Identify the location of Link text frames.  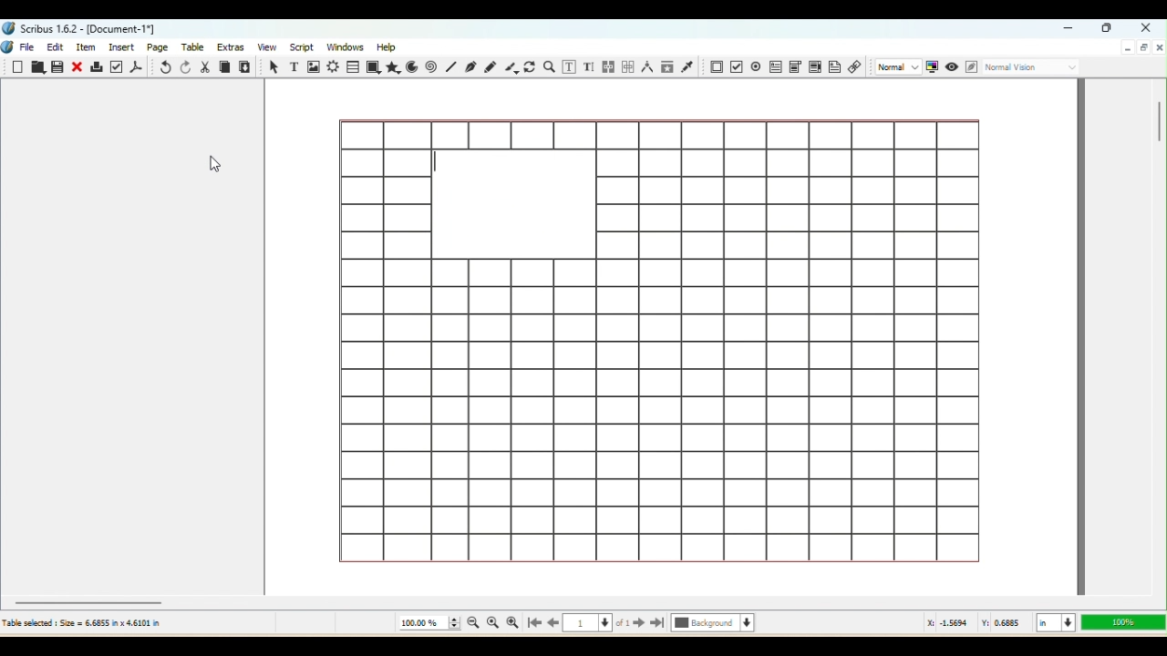
(607, 66).